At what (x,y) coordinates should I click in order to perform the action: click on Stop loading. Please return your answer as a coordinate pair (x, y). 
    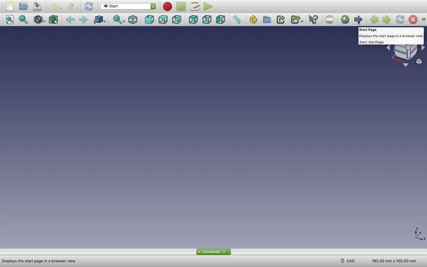
    Looking at the image, I should click on (413, 20).